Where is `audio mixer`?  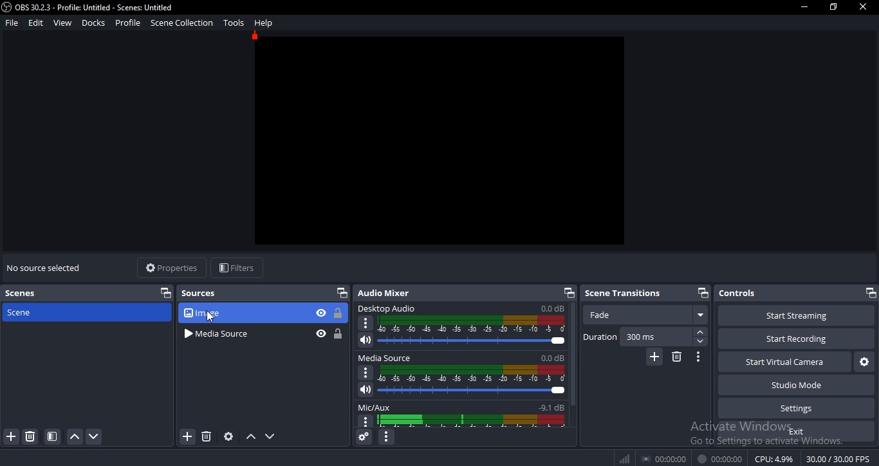 audio mixer is located at coordinates (385, 294).